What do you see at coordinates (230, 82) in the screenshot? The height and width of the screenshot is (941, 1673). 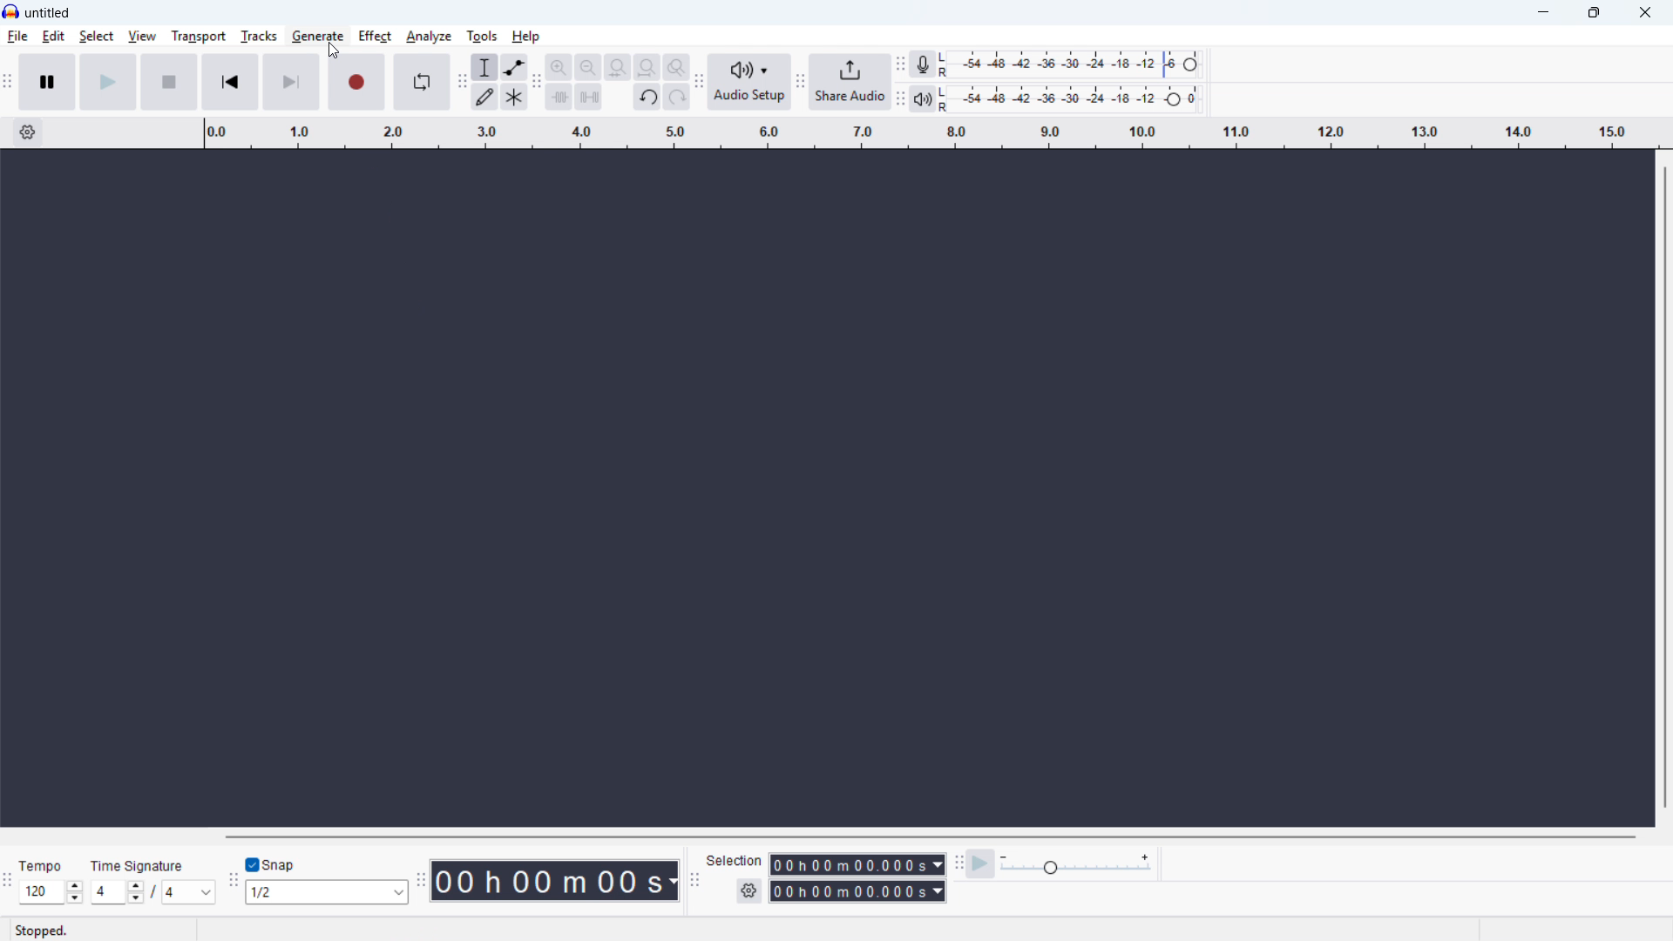 I see `Skip to start ` at bounding box center [230, 82].